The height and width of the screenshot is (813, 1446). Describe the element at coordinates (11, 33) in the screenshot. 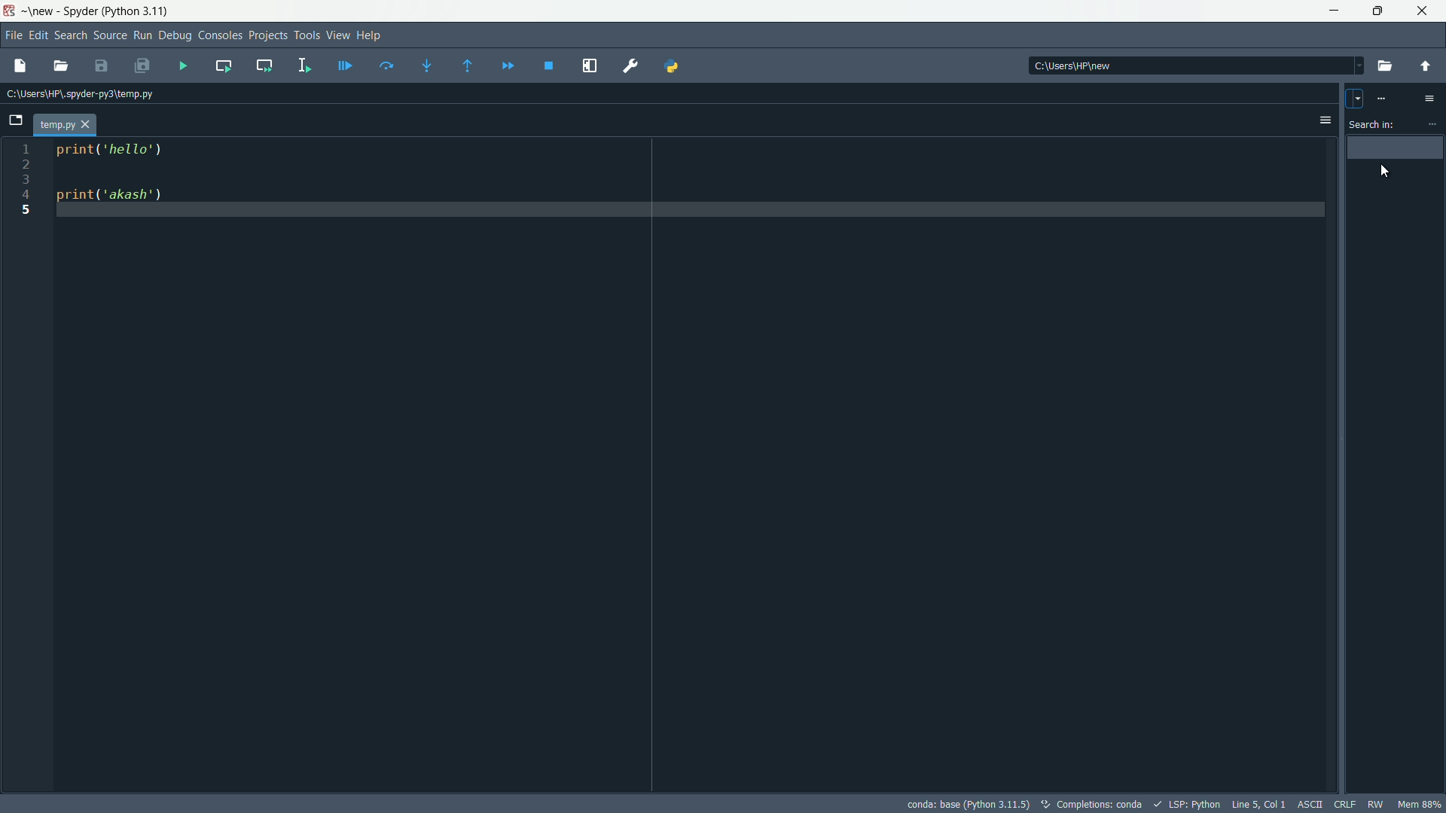

I see `File menu` at that location.